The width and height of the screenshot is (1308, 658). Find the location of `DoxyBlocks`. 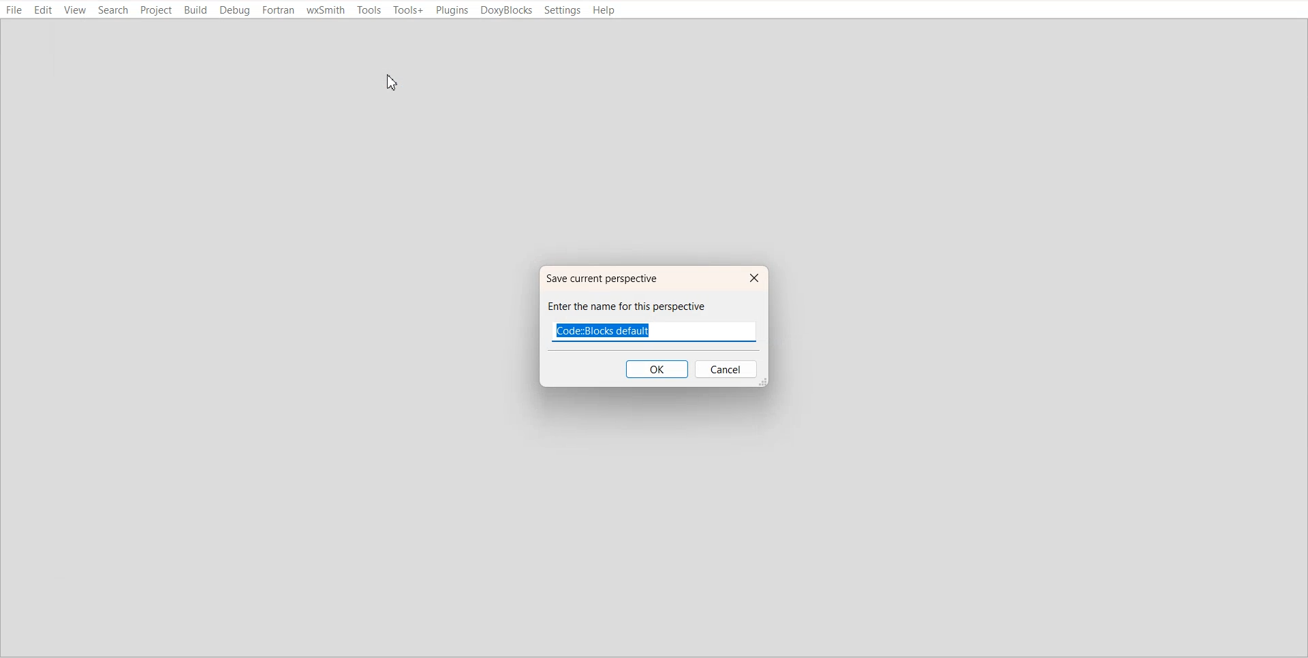

DoxyBlocks is located at coordinates (507, 11).